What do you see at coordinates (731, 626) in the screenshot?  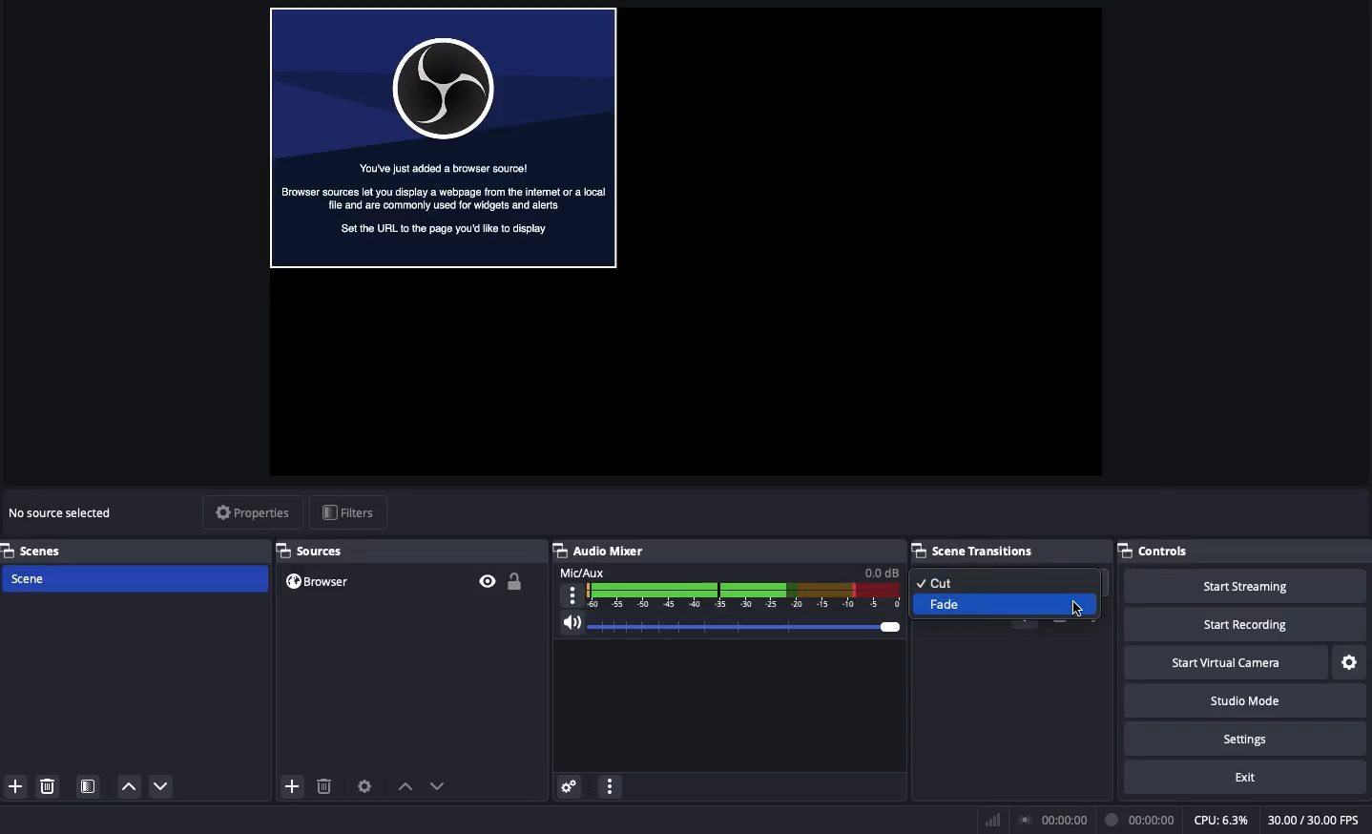 I see `Volume` at bounding box center [731, 626].